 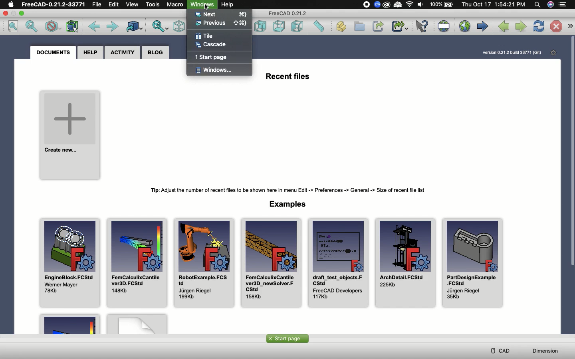 I want to click on cursor, so click(x=208, y=8).